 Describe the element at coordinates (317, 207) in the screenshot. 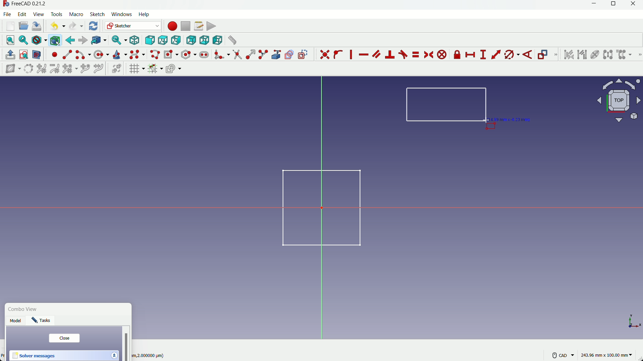

I see `sketch` at that location.